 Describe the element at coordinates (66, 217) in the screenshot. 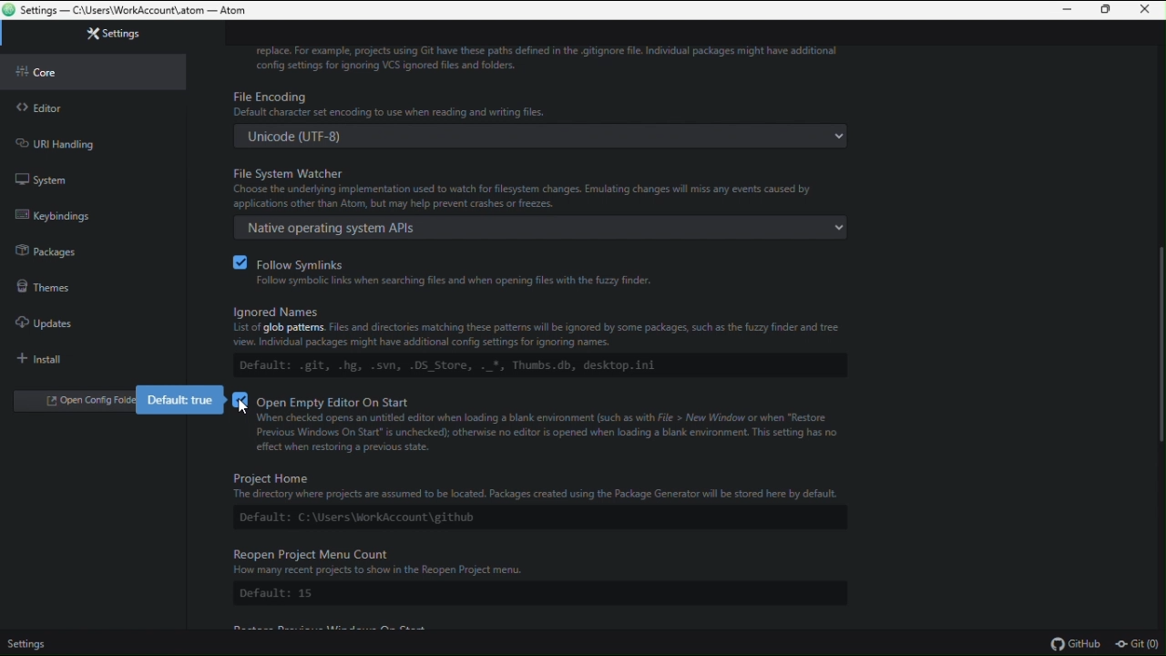

I see `keybindings` at that location.